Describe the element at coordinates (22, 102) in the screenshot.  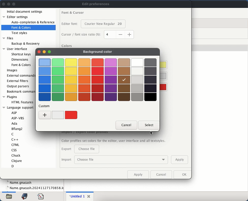
I see `HTML Features` at that location.